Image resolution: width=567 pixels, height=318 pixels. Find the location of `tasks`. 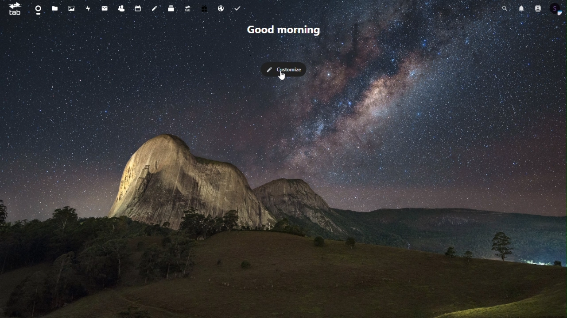

tasks is located at coordinates (237, 9).